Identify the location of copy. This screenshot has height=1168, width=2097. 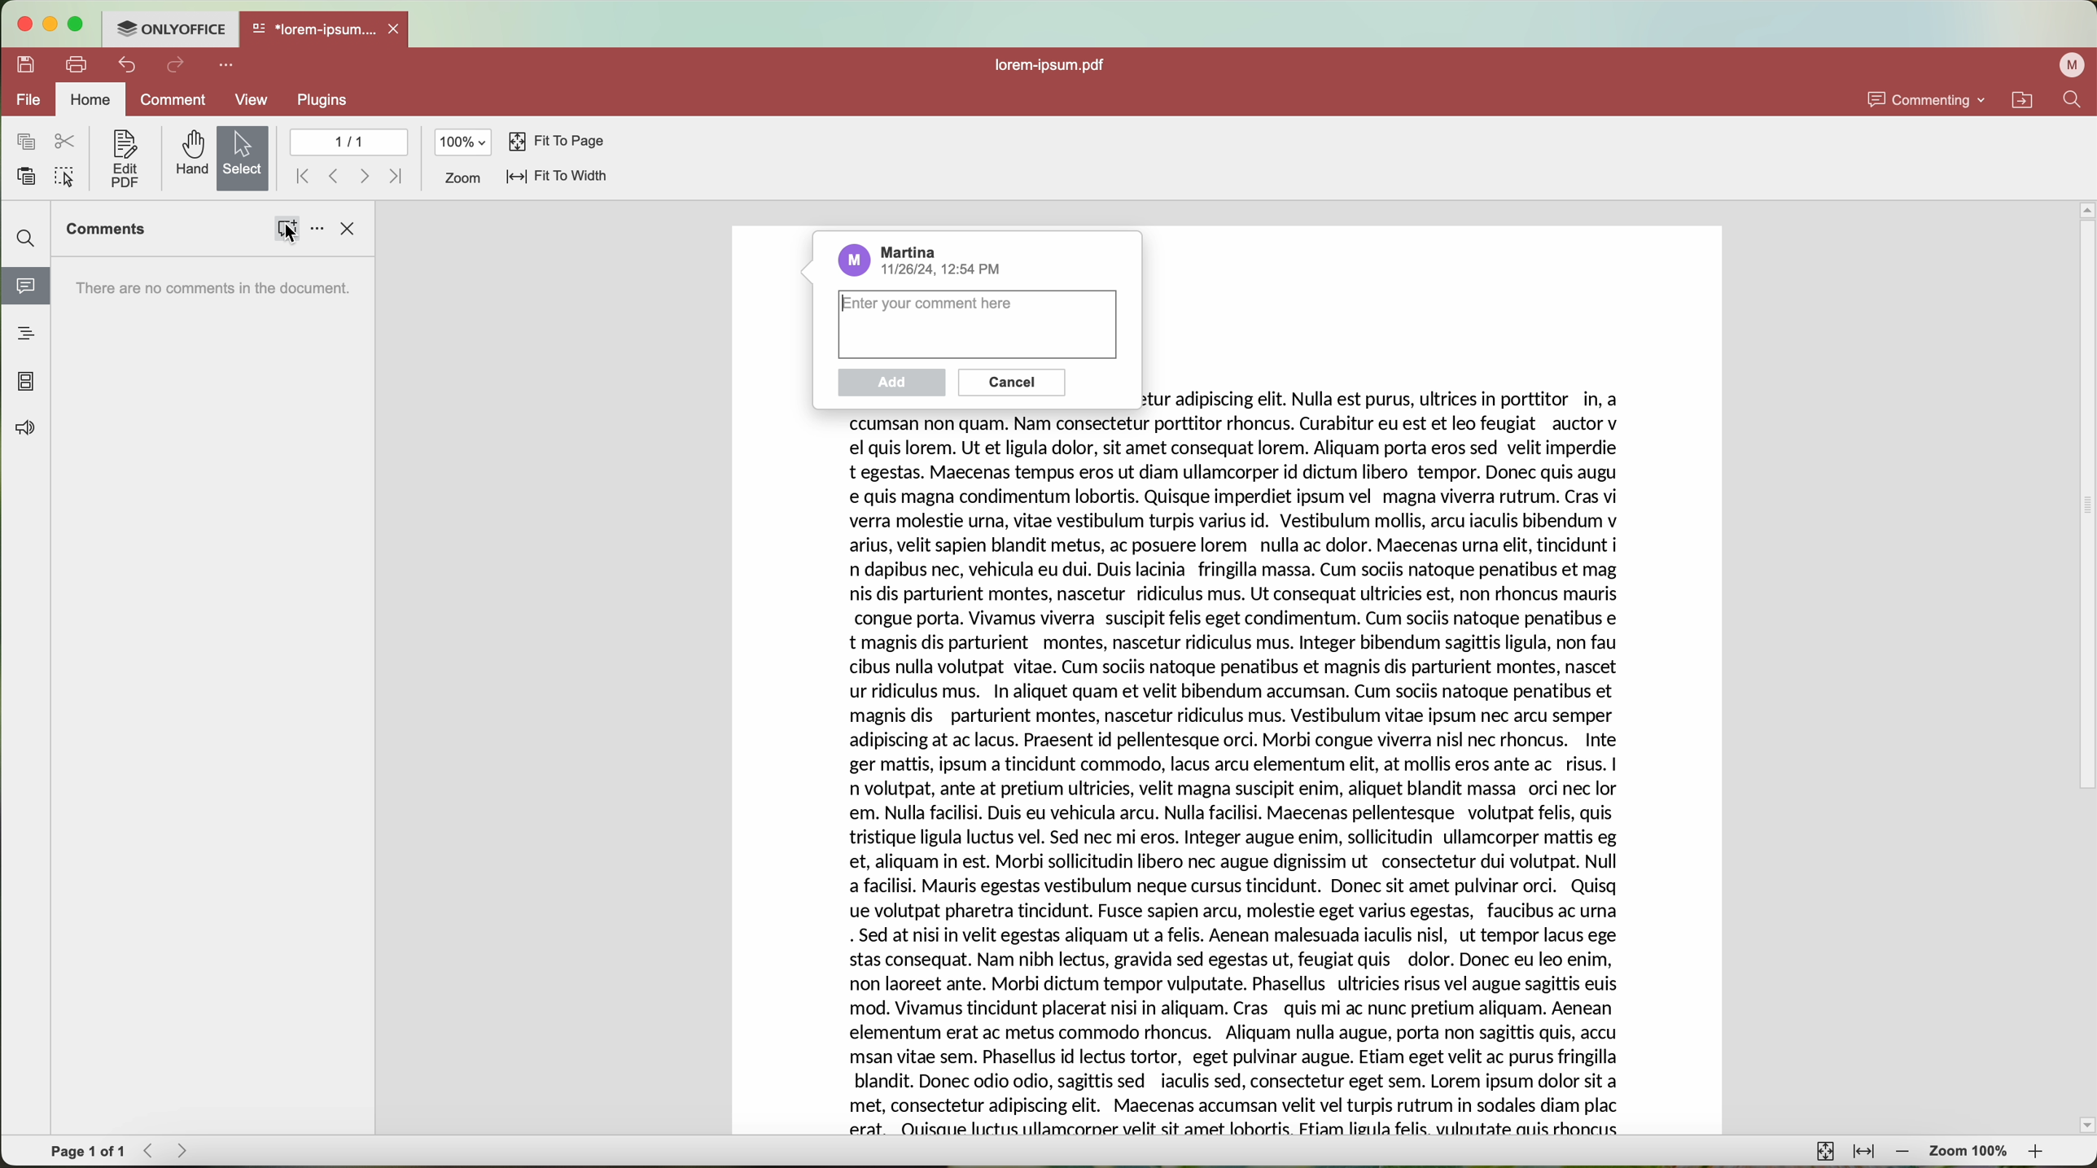
(26, 142).